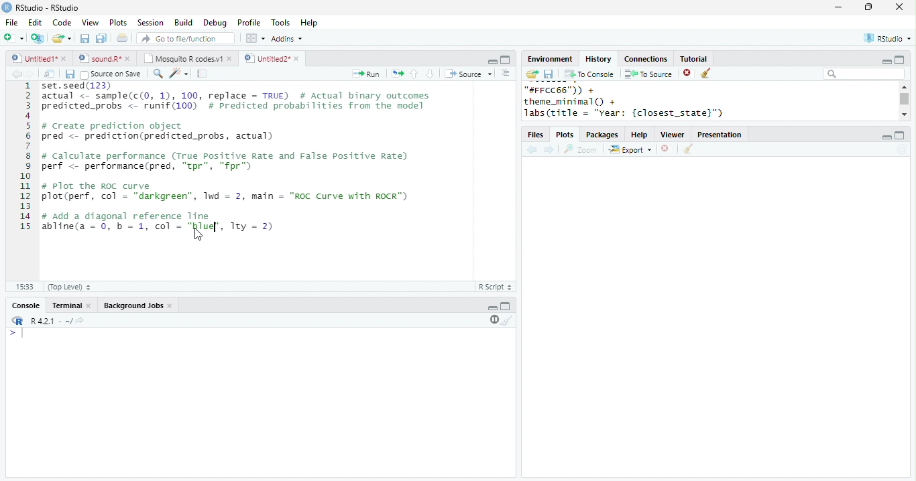 The image size is (916, 481). I want to click on save, so click(549, 74).